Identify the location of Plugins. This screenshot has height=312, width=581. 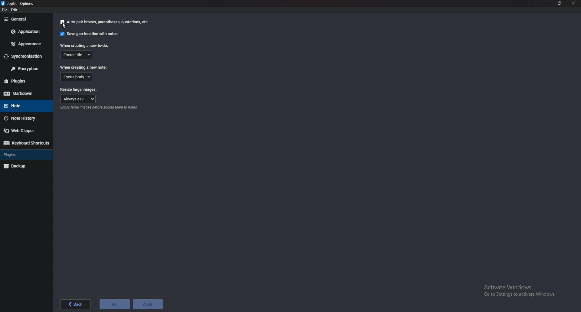
(25, 80).